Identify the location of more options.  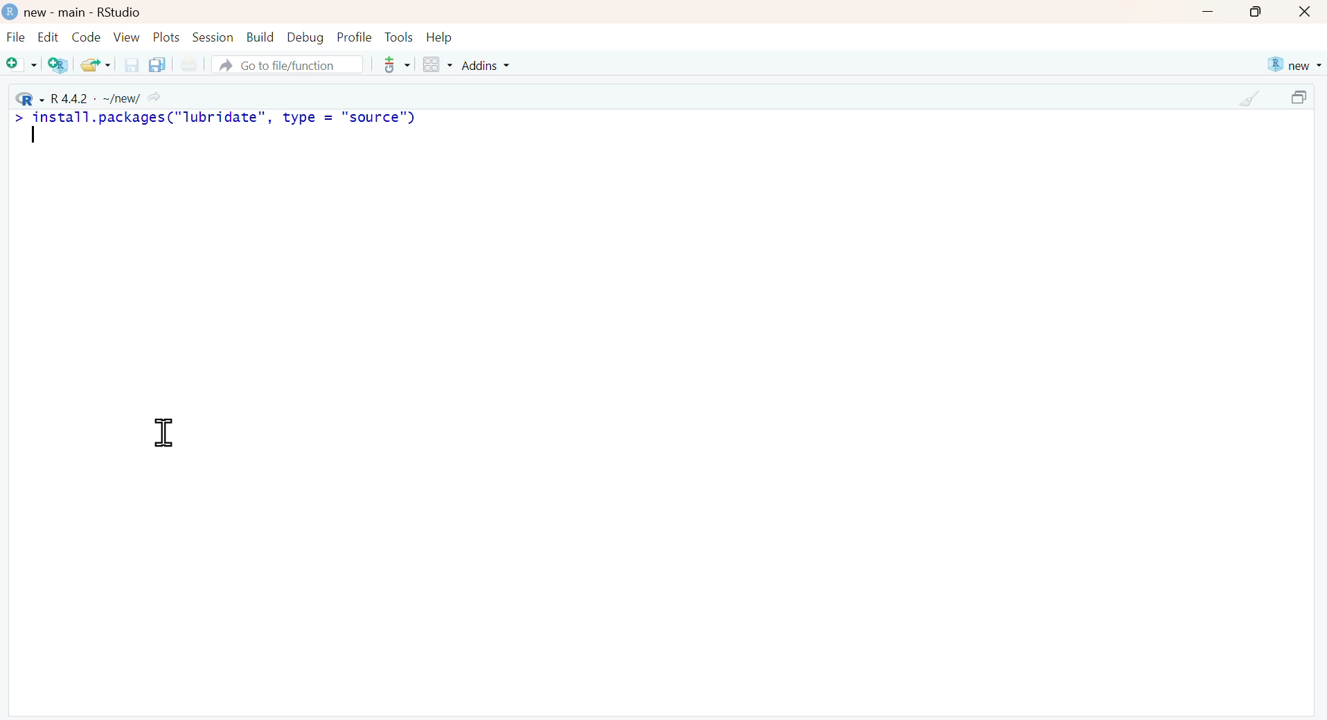
(392, 64).